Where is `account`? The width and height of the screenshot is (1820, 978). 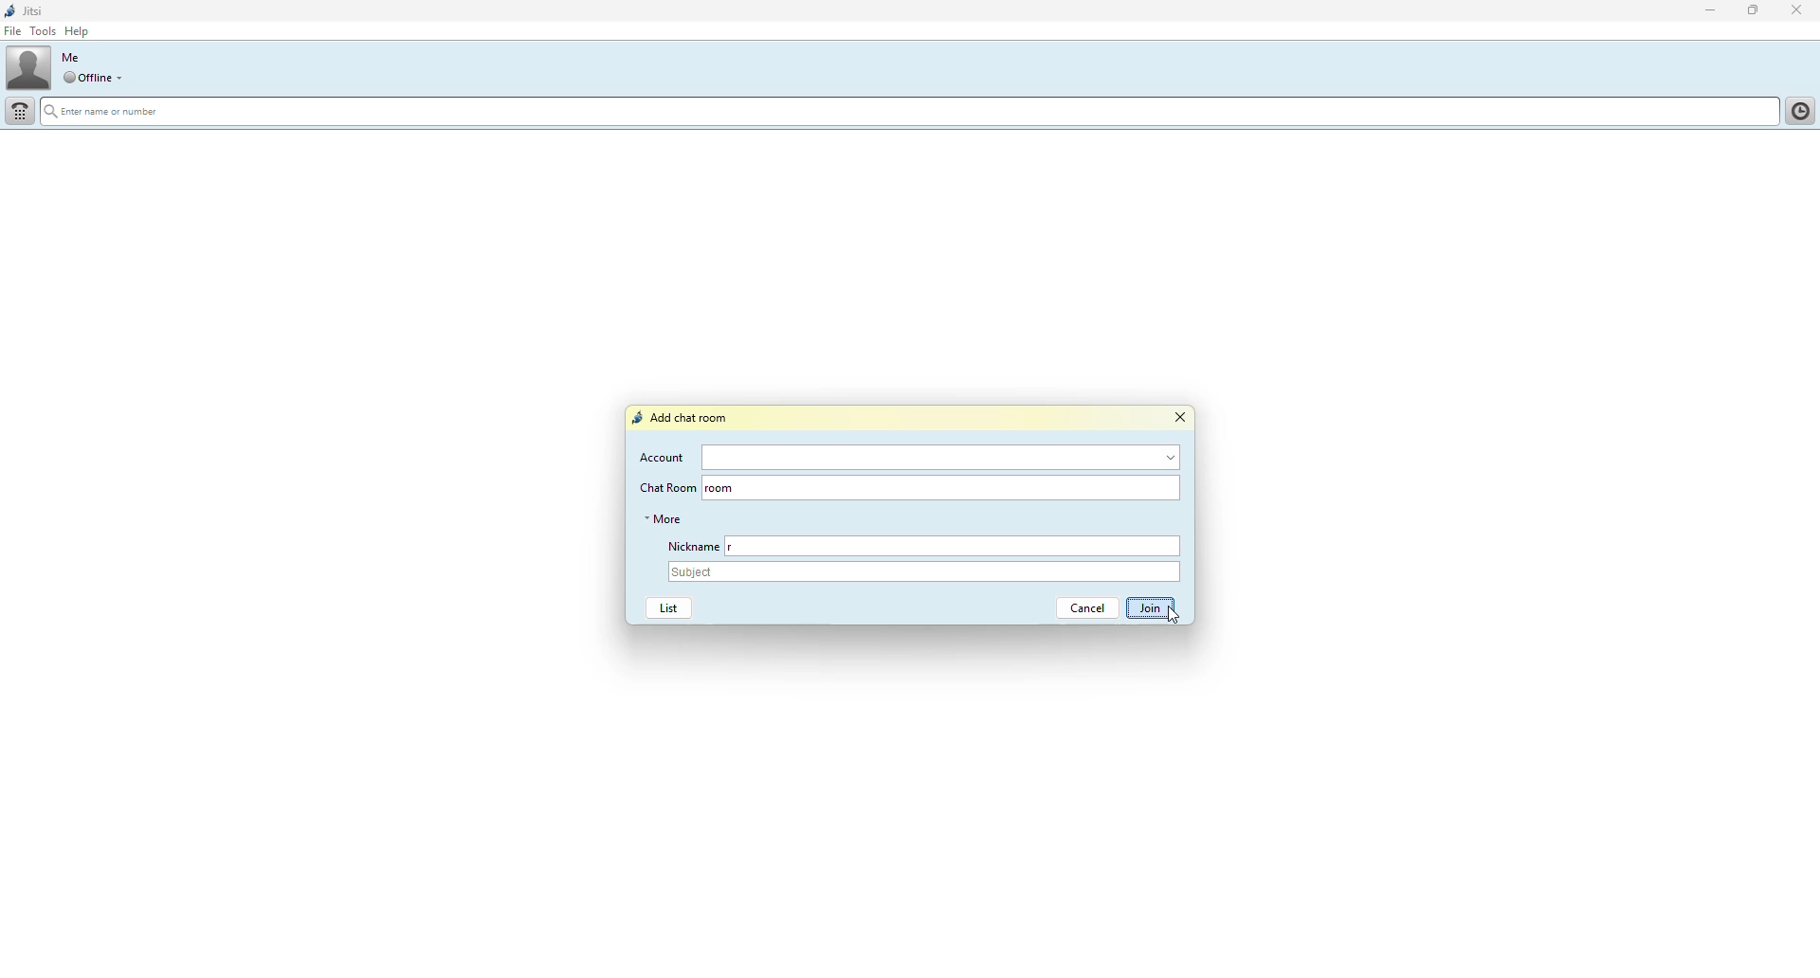
account is located at coordinates (664, 457).